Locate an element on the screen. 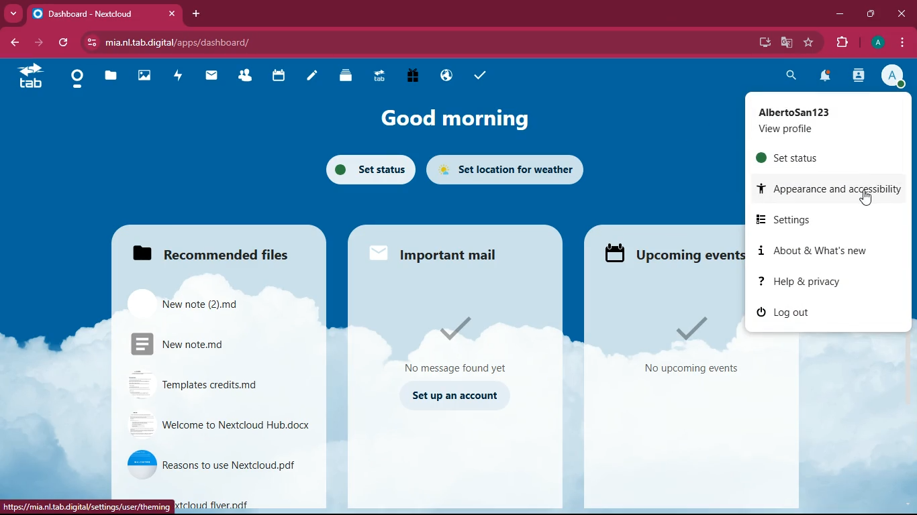  search is located at coordinates (790, 75).